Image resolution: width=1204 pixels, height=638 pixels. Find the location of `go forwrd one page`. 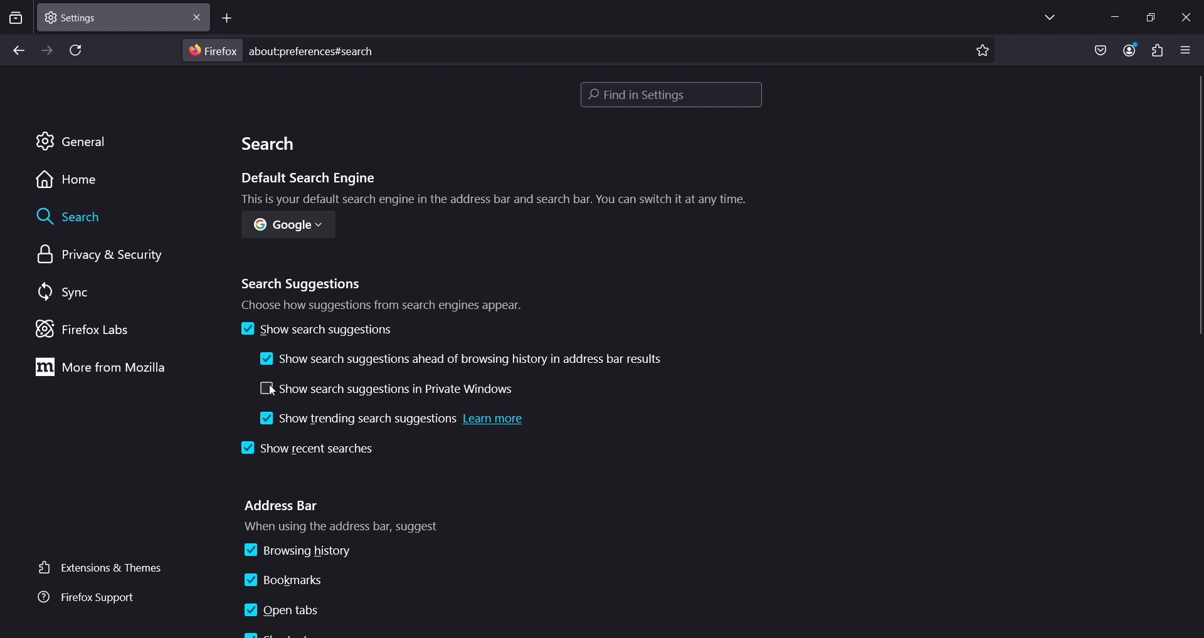

go forwrd one page is located at coordinates (46, 50).